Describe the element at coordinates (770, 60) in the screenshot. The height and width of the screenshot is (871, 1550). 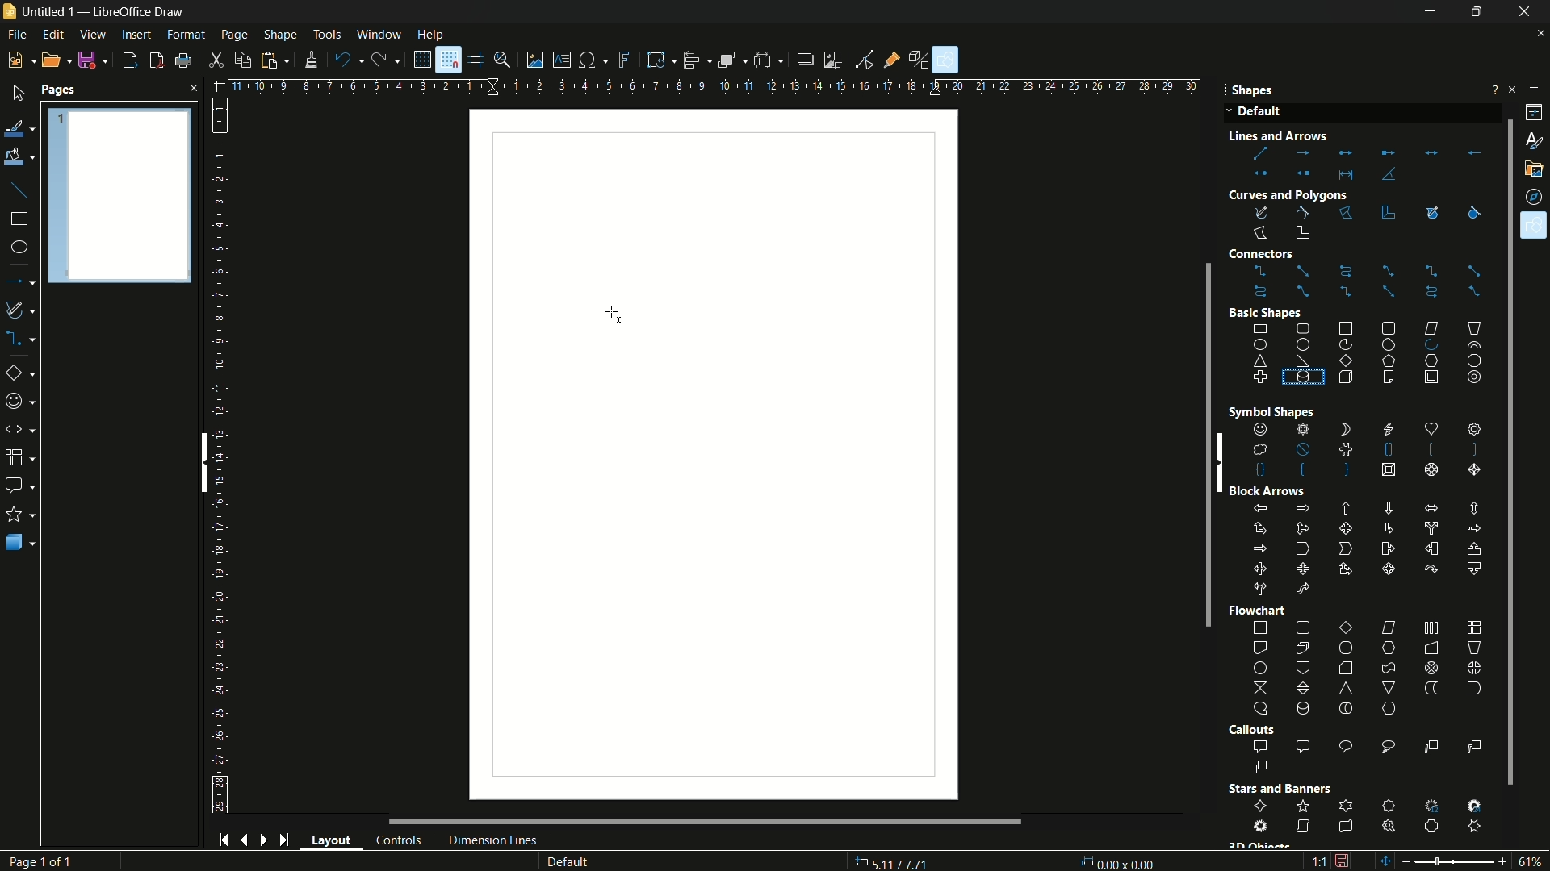
I see `select at least three objects to distribute` at that location.